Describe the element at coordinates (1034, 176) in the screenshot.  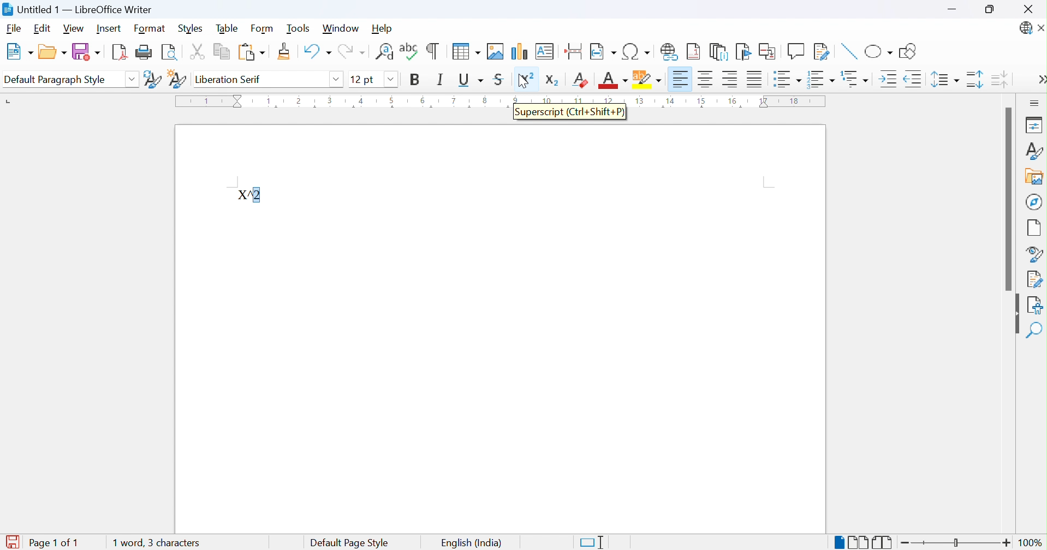
I see `Gallery` at that location.